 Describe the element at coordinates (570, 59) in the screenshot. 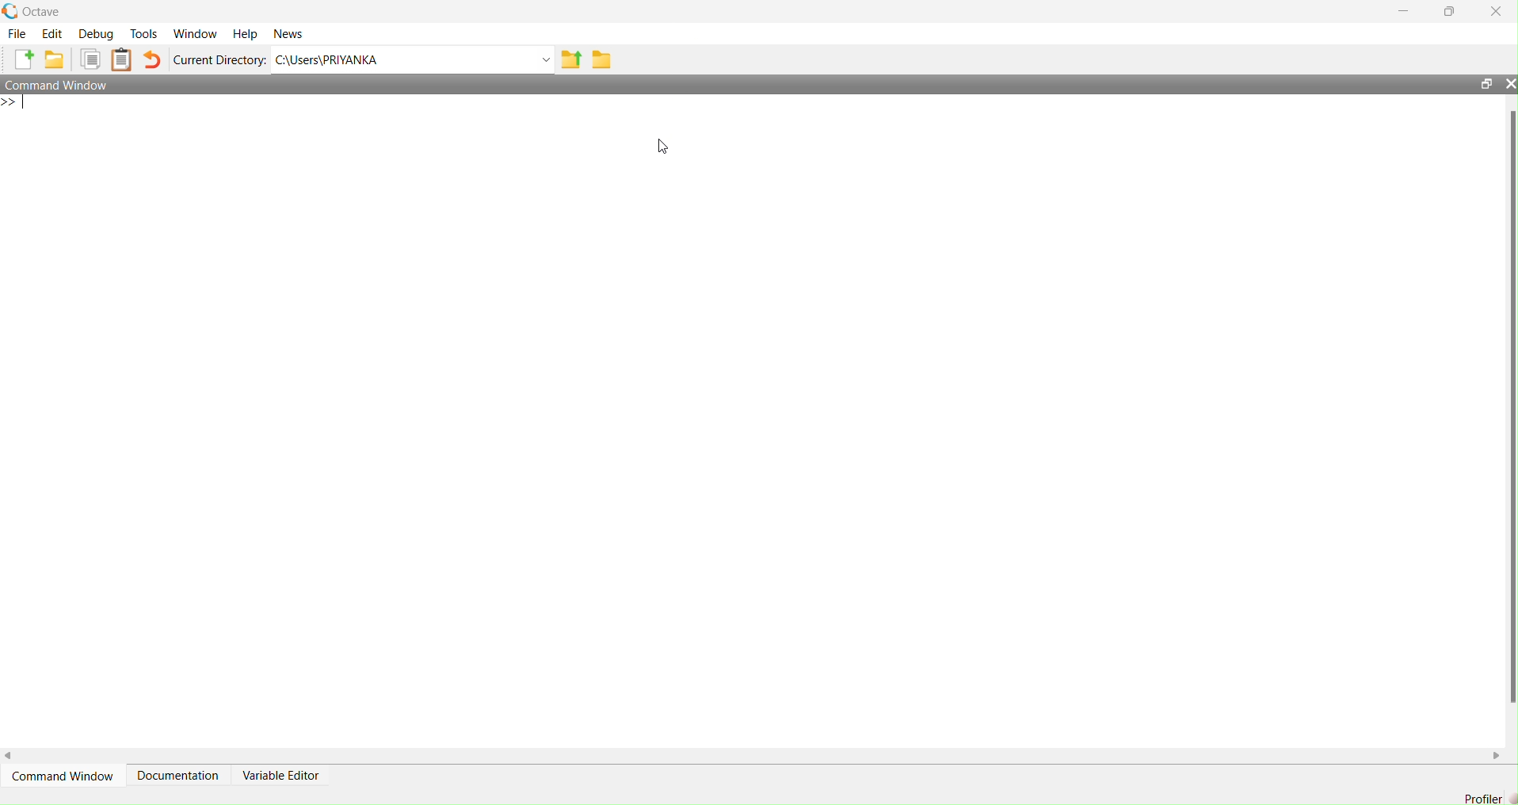

I see `export` at that location.